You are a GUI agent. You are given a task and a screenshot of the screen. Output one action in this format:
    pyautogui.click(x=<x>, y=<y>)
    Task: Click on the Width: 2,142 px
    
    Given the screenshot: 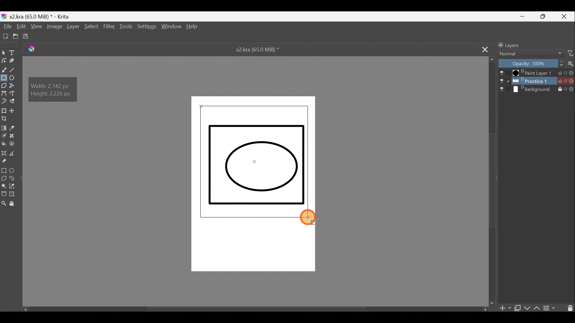 What is the action you would take?
    pyautogui.click(x=52, y=84)
    